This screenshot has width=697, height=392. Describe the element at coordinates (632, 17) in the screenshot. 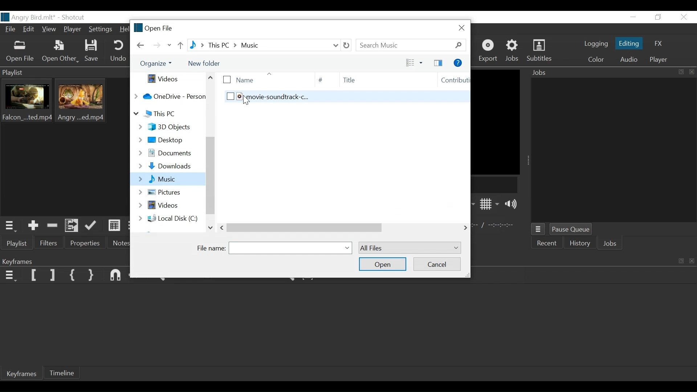

I see `Minimize` at that location.